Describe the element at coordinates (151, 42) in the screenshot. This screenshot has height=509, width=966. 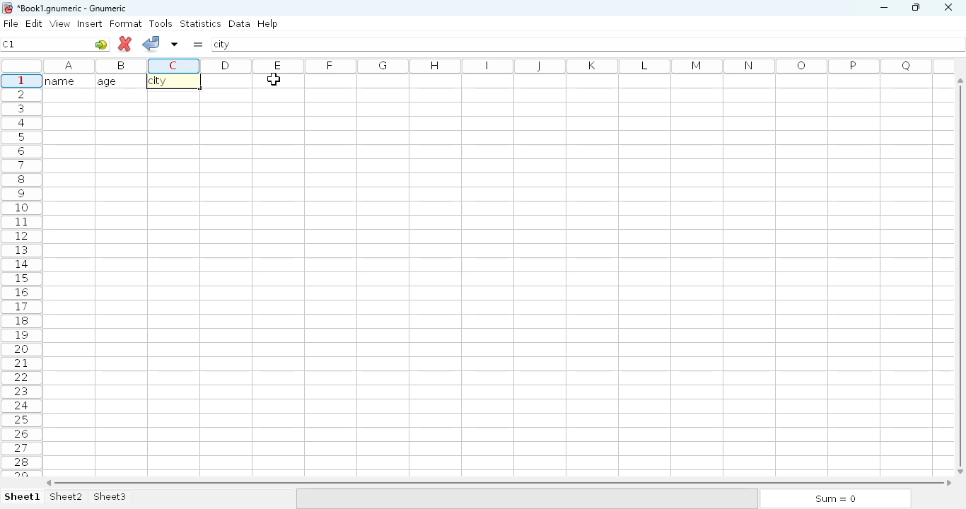
I see `accept change` at that location.